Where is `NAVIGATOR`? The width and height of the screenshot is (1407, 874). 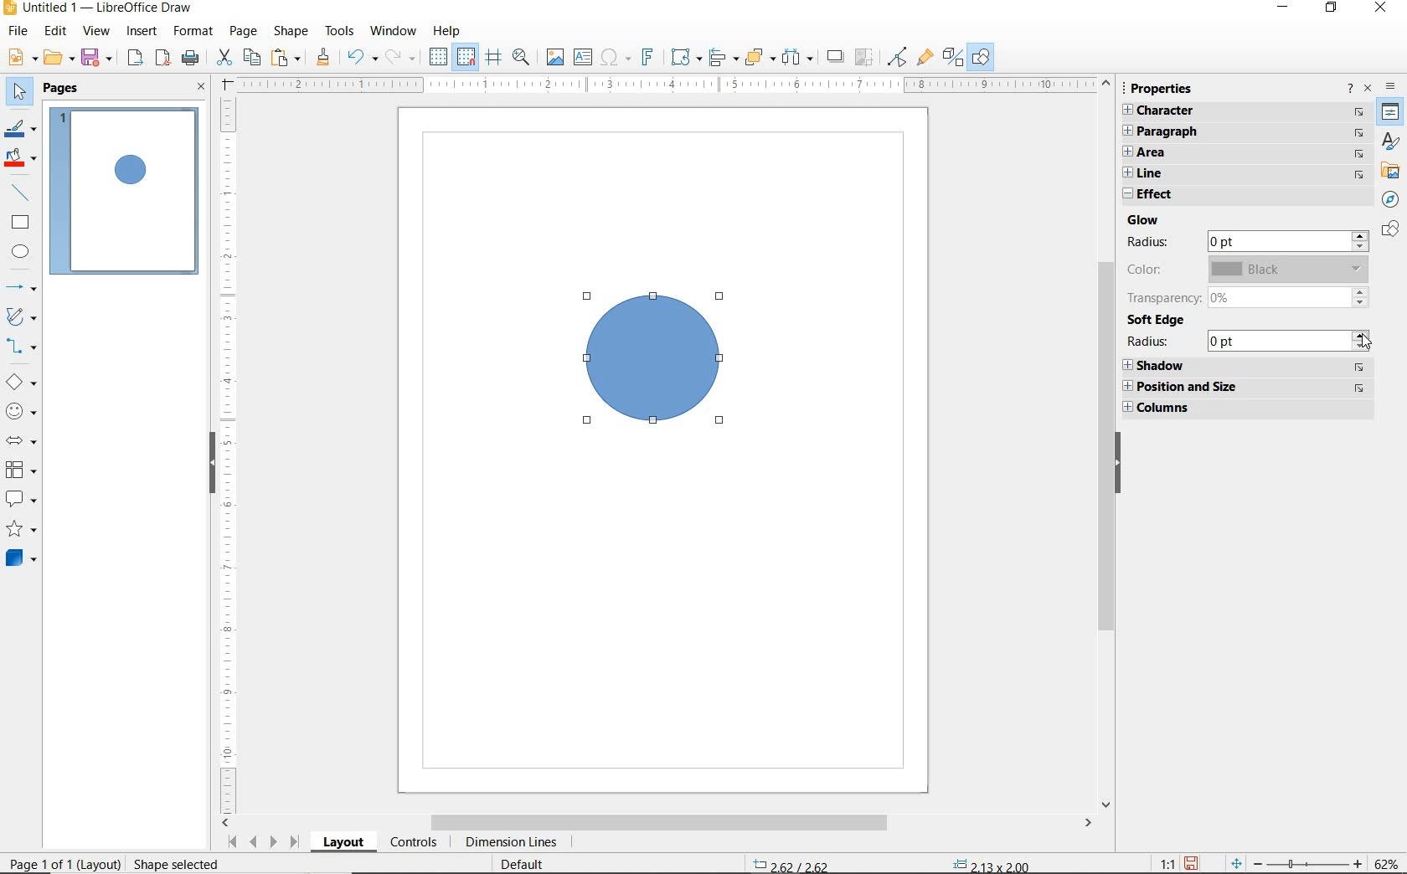
NAVIGATOR is located at coordinates (1388, 200).